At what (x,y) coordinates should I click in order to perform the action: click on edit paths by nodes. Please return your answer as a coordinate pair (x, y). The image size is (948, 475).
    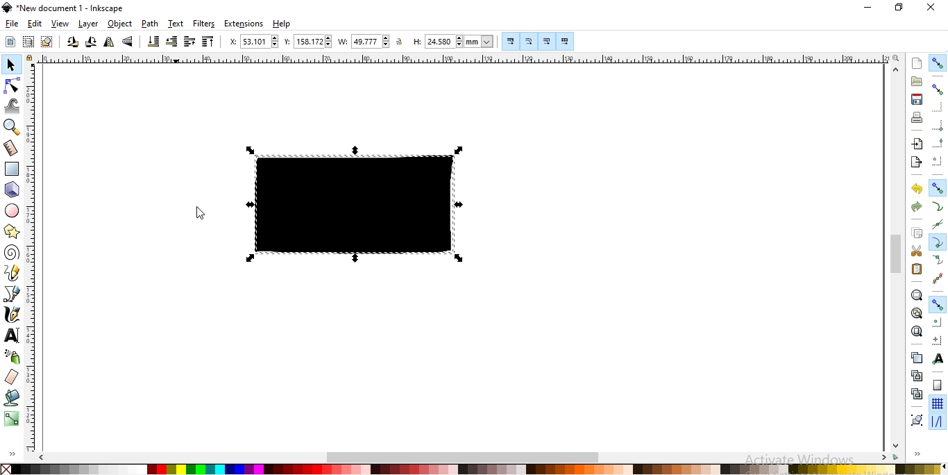
    Looking at the image, I should click on (12, 86).